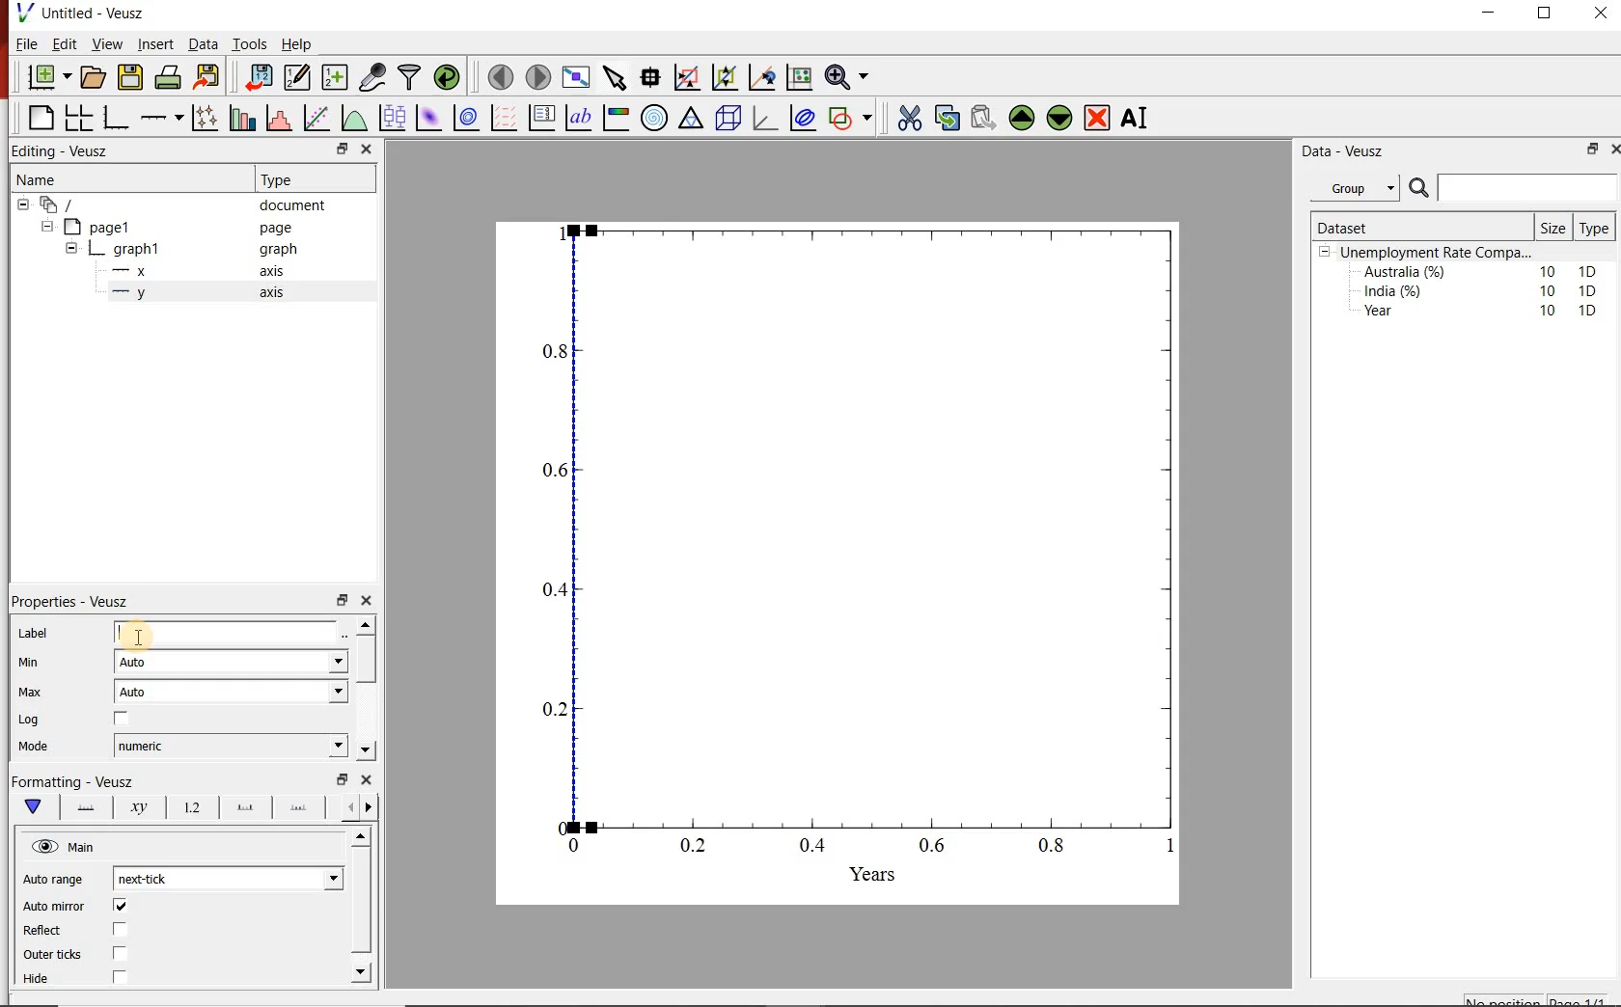  Describe the element at coordinates (726, 117) in the screenshot. I see `3d scenes` at that location.